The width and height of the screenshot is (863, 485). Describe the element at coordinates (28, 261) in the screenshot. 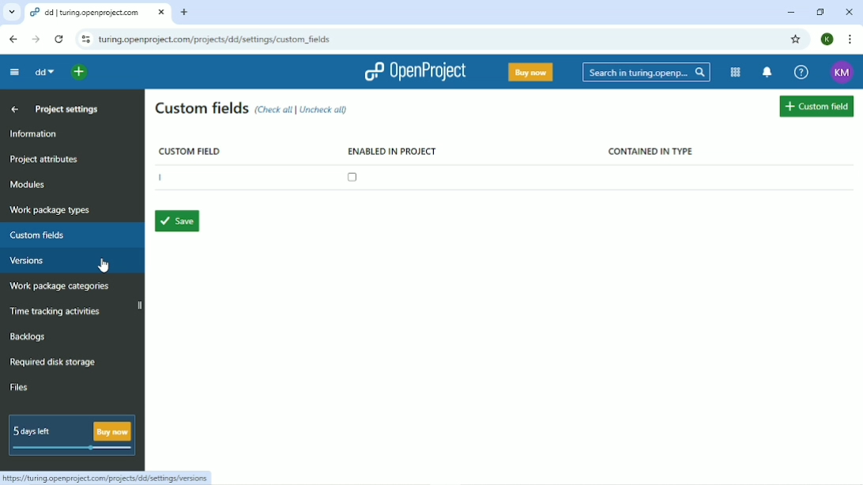

I see `Versions` at that location.